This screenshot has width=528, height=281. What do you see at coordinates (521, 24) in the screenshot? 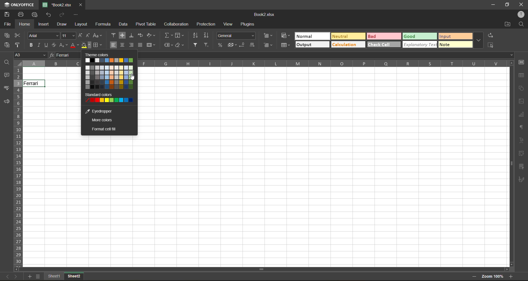
I see `find` at bounding box center [521, 24].